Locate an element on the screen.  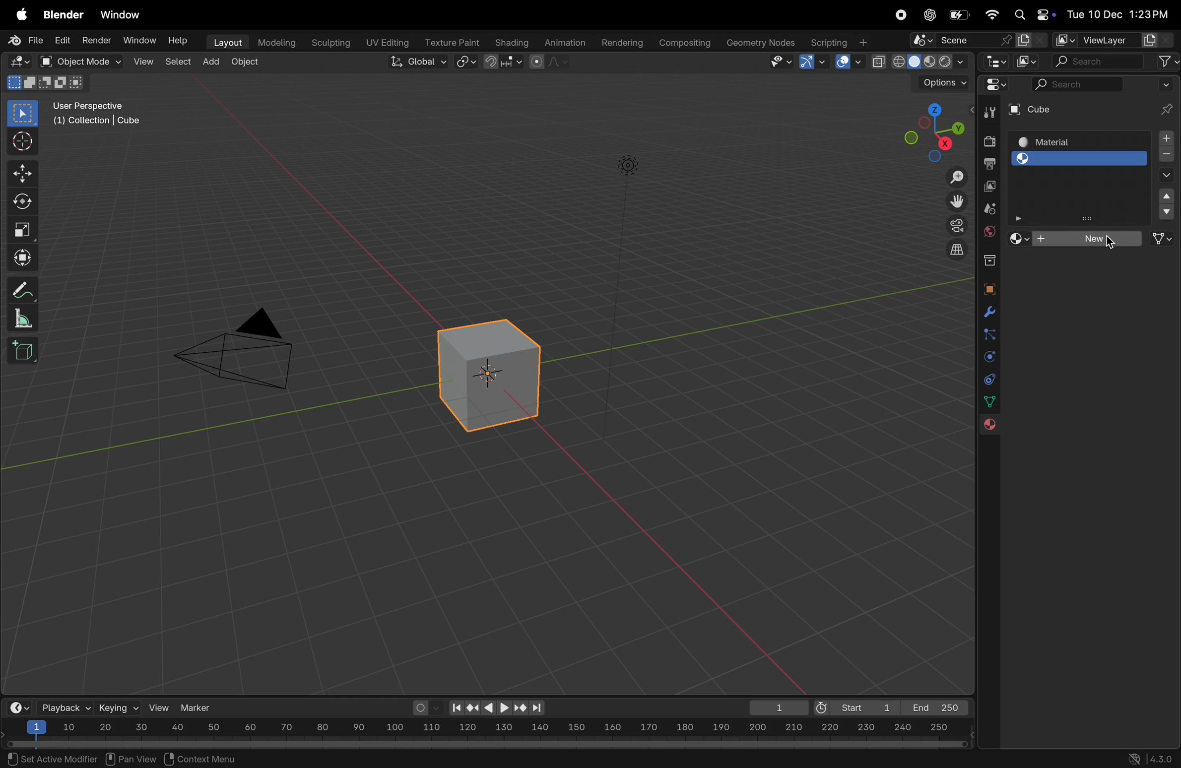
1 is located at coordinates (775, 707).